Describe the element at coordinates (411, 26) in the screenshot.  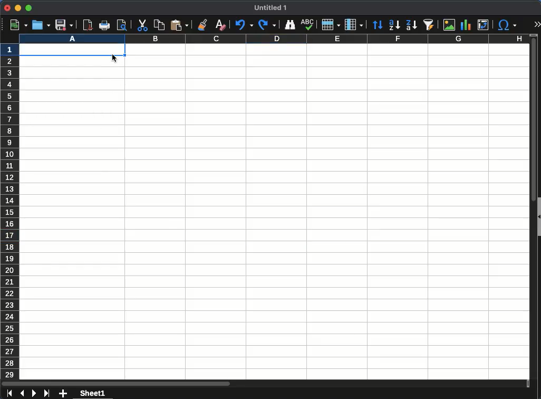
I see `descending ` at that location.